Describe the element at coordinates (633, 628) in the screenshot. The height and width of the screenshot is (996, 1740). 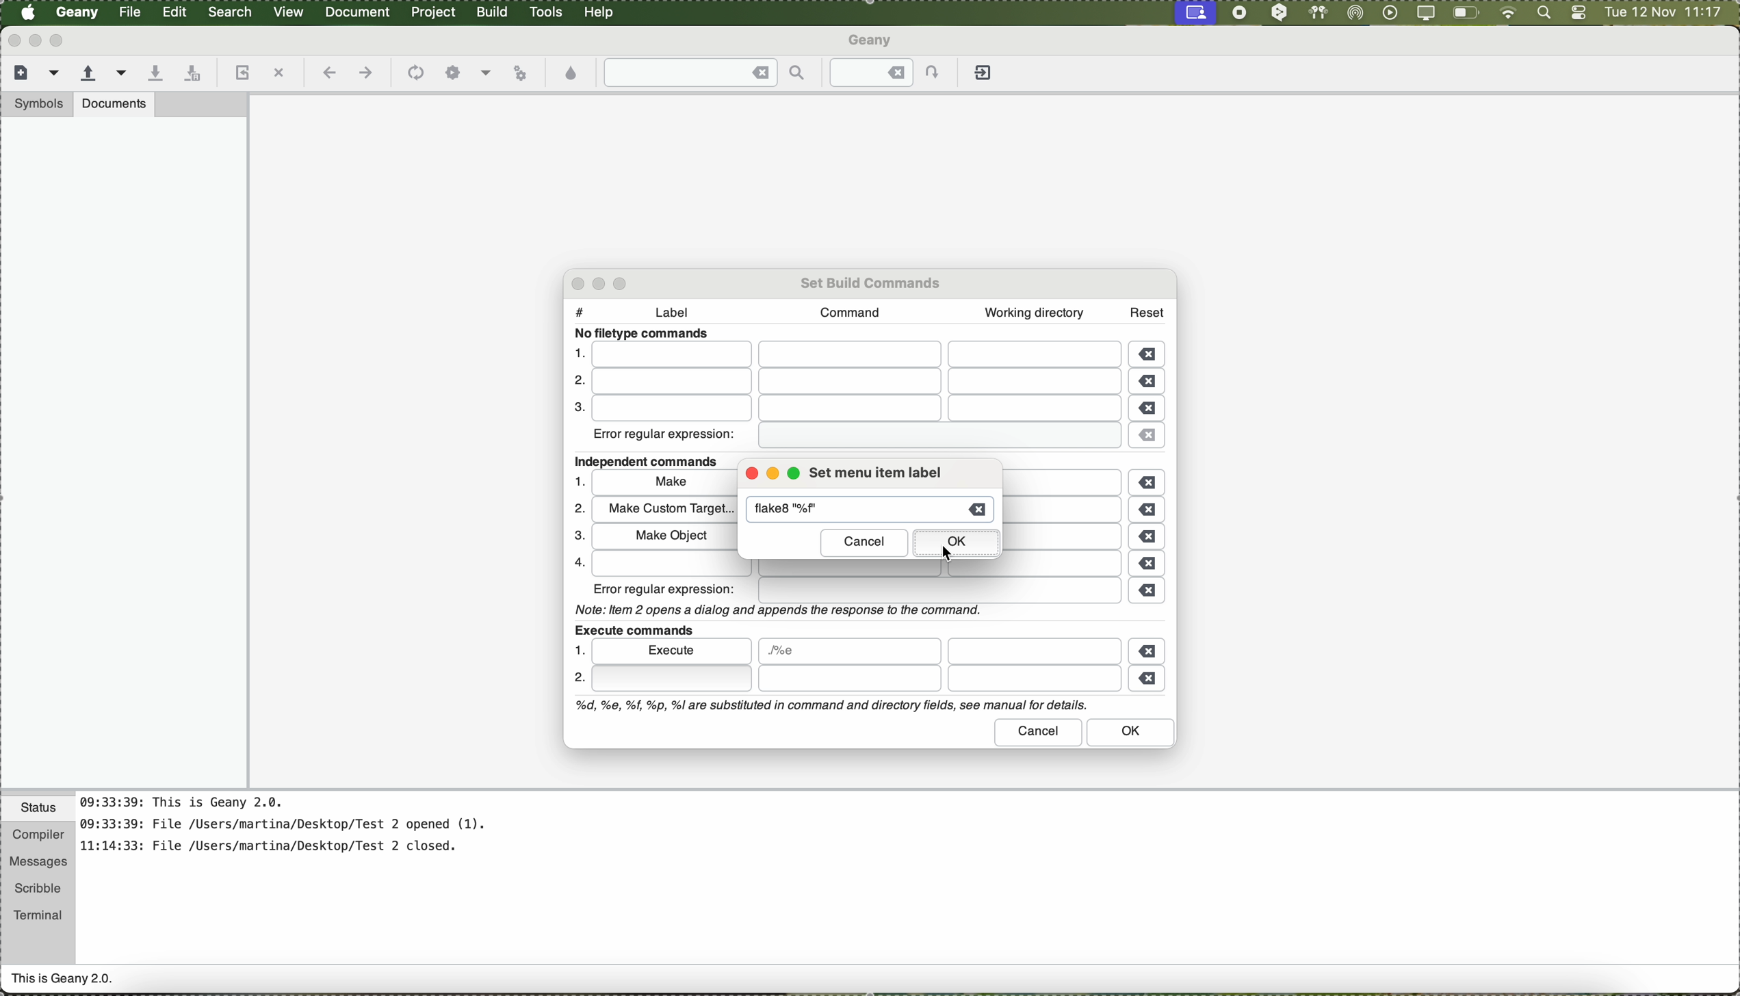
I see `execute commands` at that location.